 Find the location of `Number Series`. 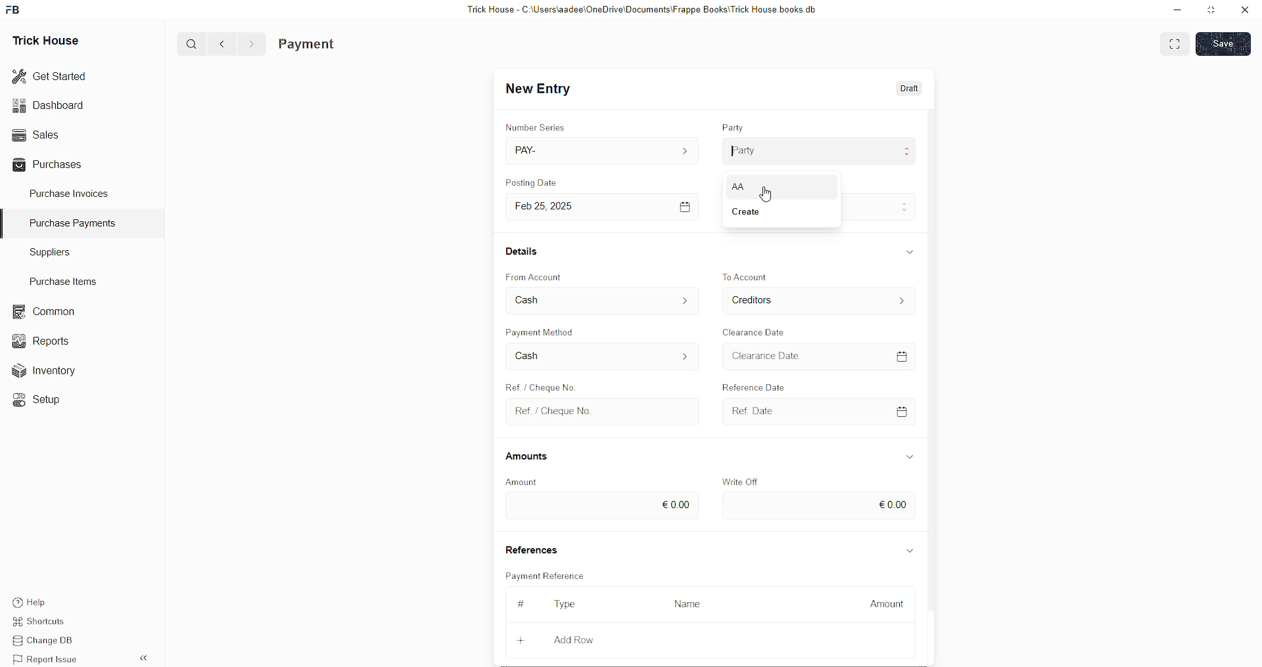

Number Series is located at coordinates (538, 125).